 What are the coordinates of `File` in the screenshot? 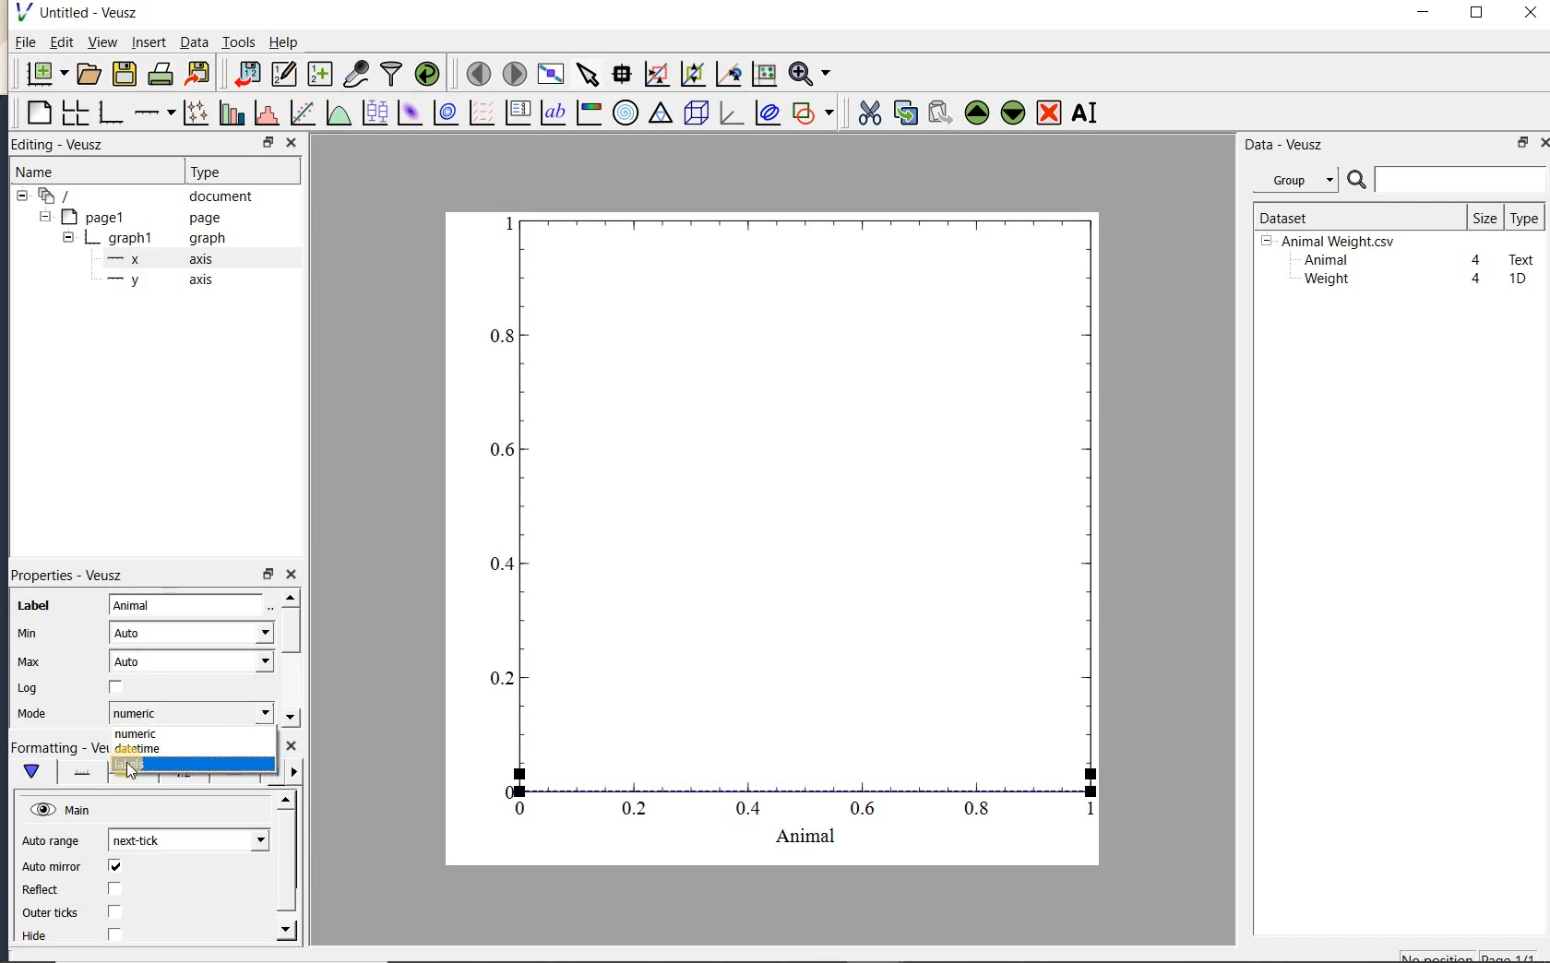 It's located at (26, 42).